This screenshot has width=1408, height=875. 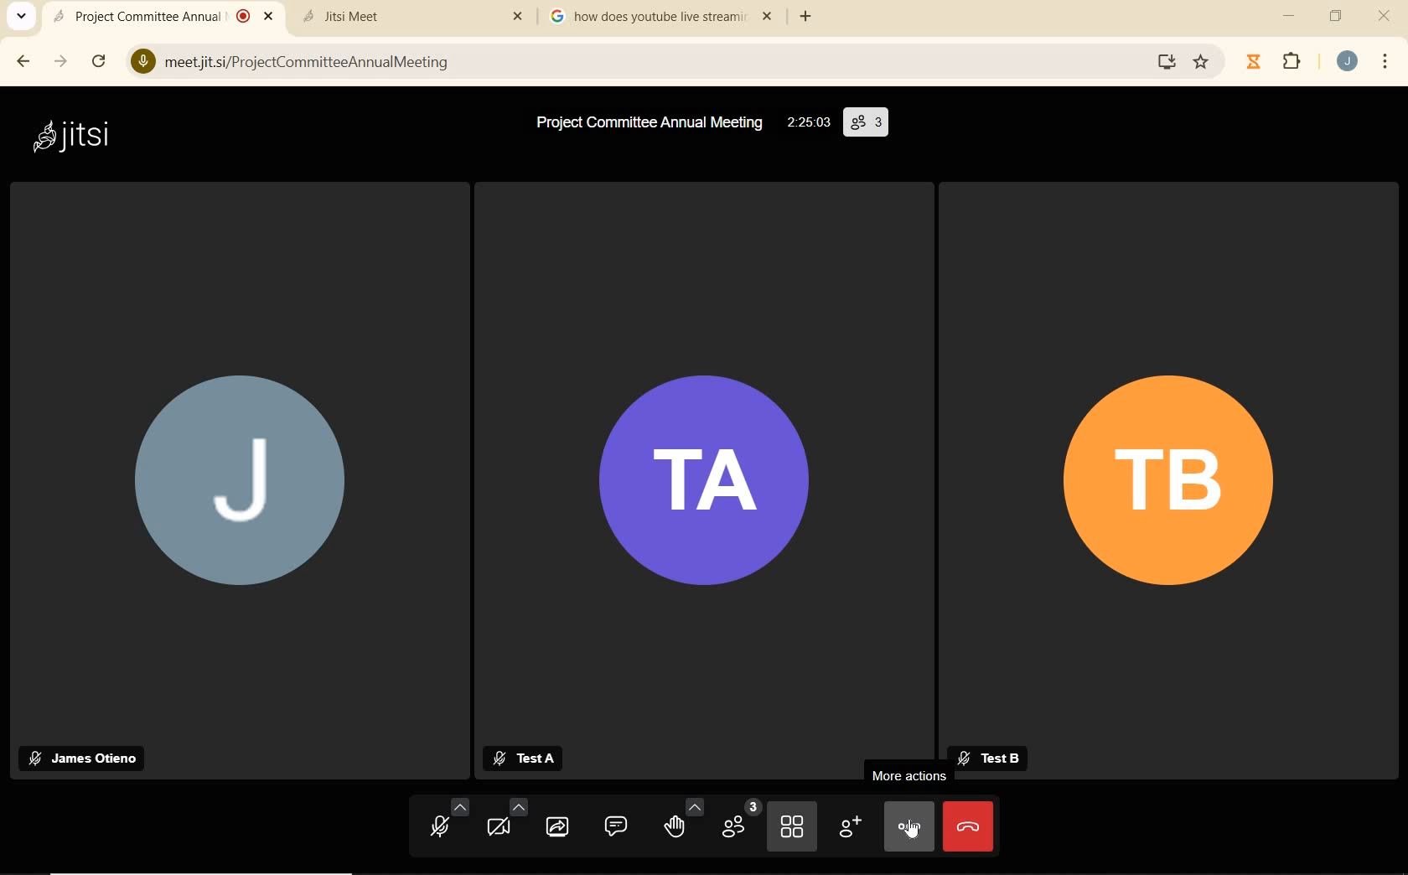 What do you see at coordinates (808, 123) in the screenshot?
I see `timer` at bounding box center [808, 123].